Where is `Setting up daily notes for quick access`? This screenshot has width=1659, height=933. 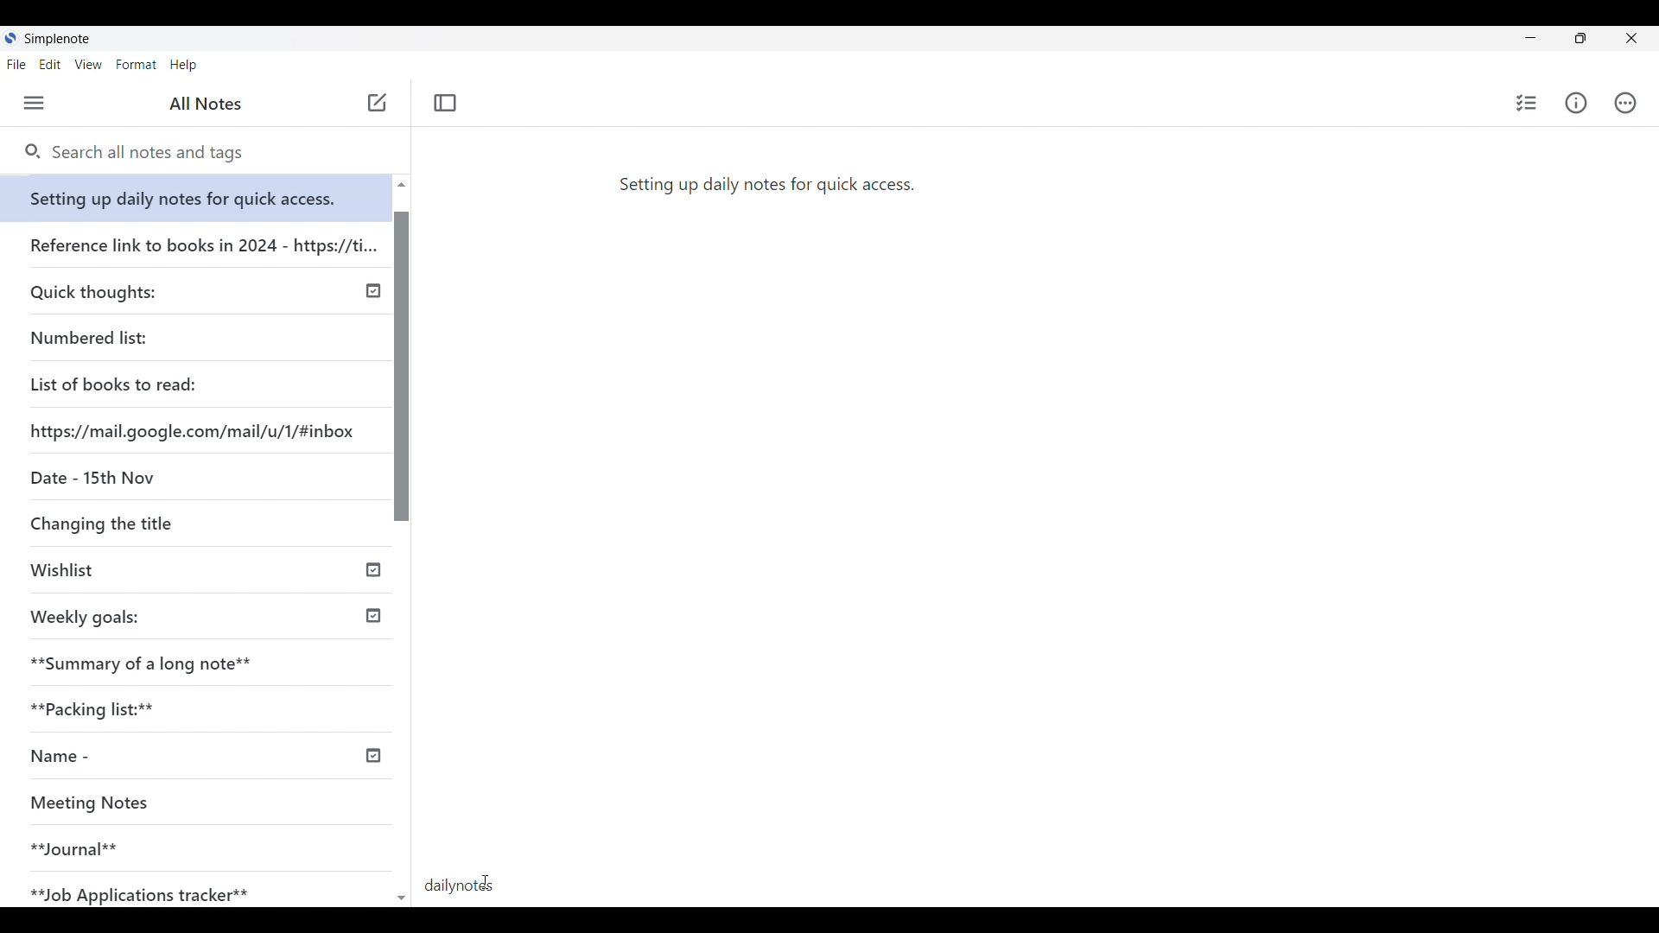
Setting up daily notes for quick access is located at coordinates (199, 194).